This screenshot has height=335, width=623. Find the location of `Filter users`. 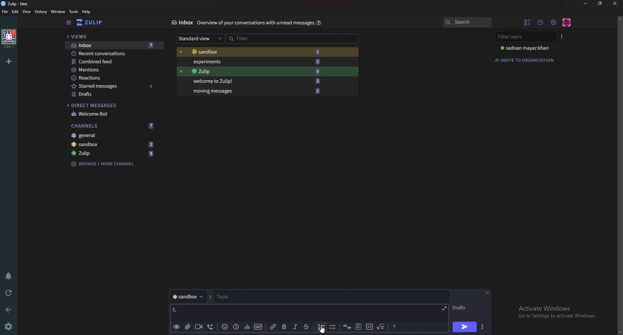

Filter users is located at coordinates (525, 37).